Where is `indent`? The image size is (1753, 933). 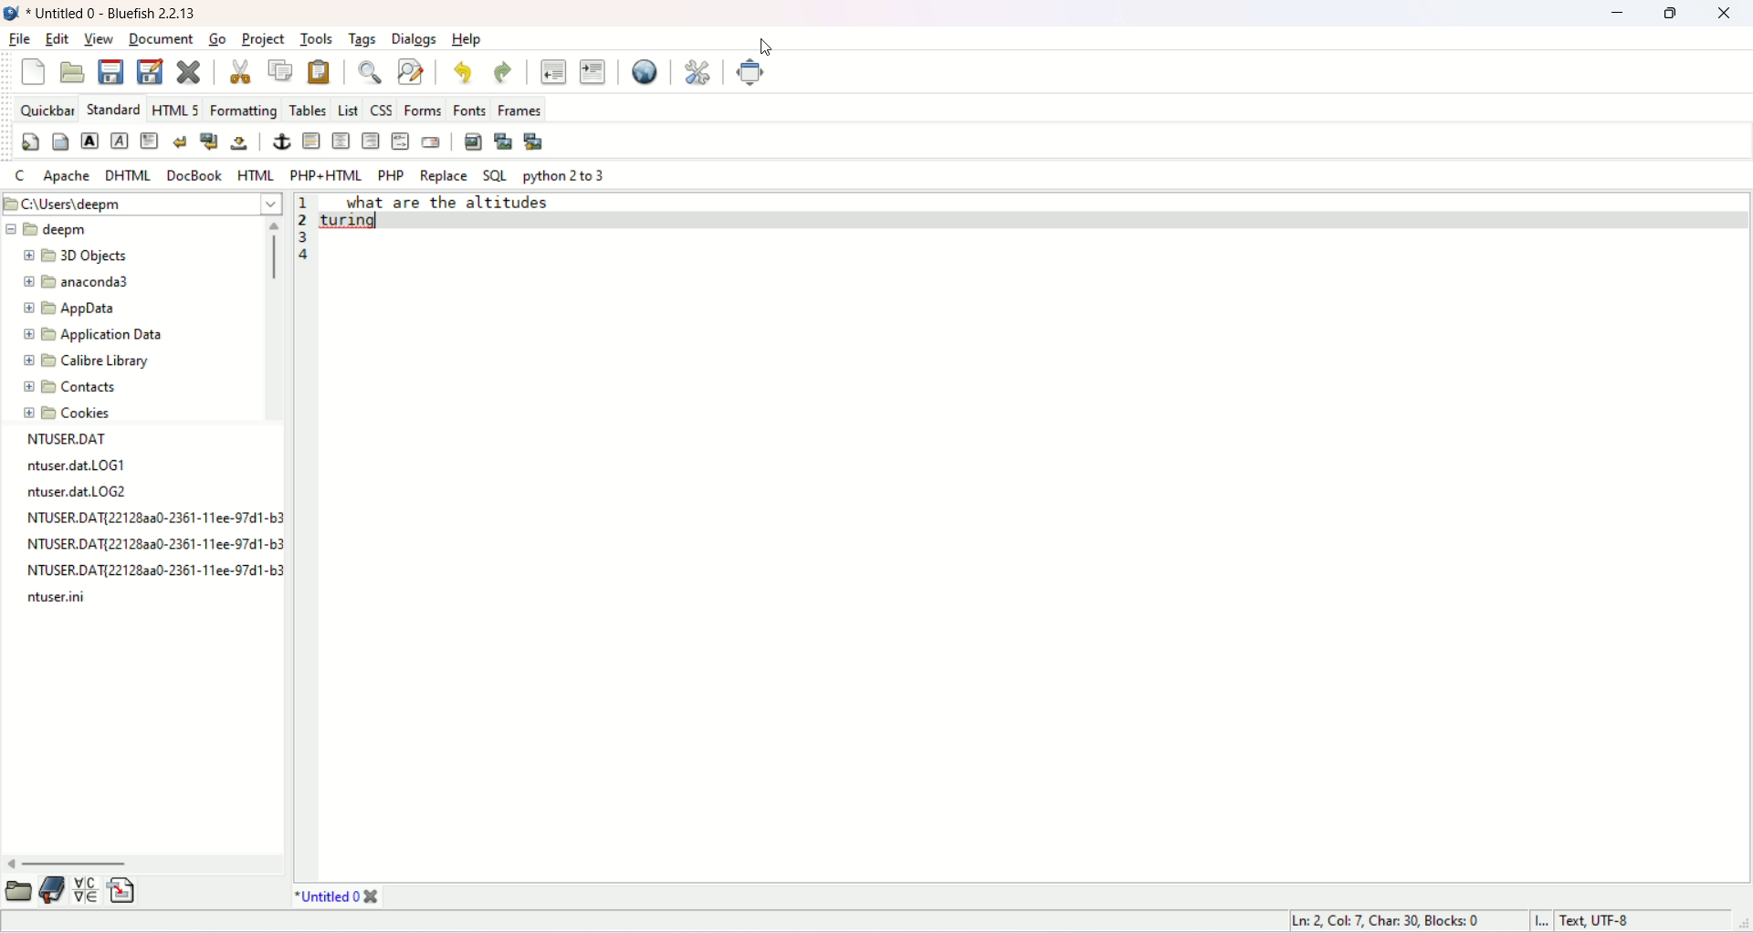 indent is located at coordinates (592, 71).